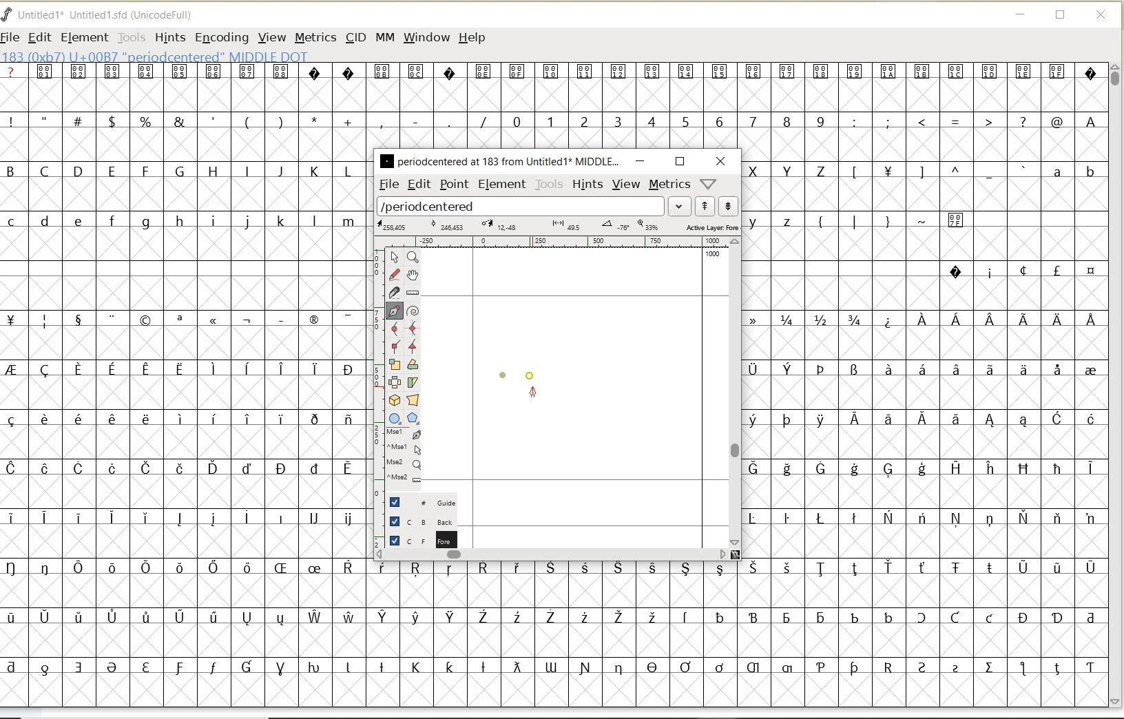 The width and height of the screenshot is (1124, 719). I want to click on RESTORE, so click(1061, 17).